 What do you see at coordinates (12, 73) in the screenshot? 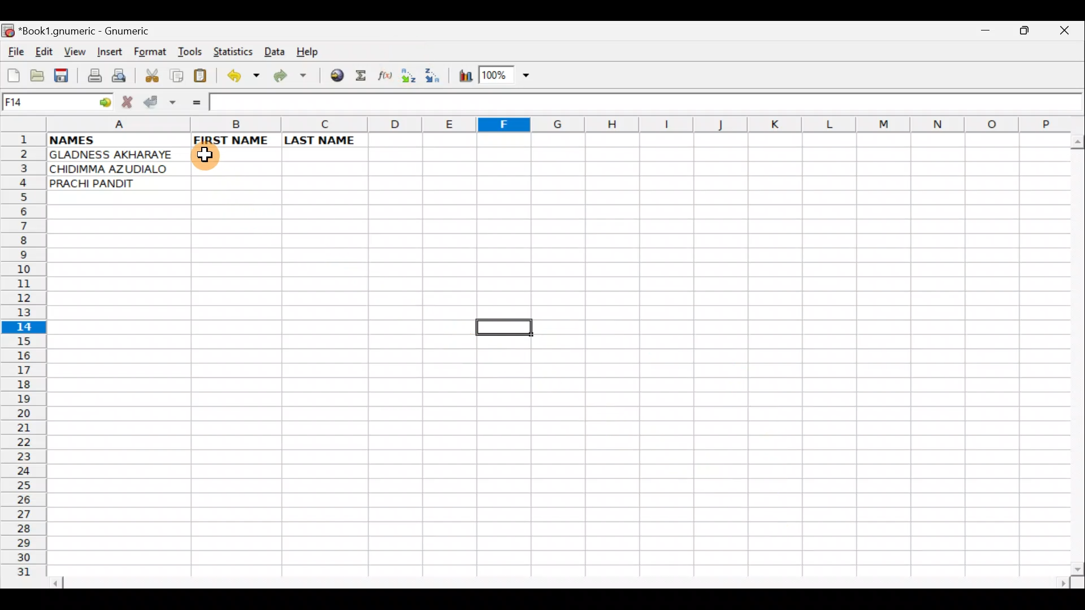
I see `Create new workbook` at bounding box center [12, 73].